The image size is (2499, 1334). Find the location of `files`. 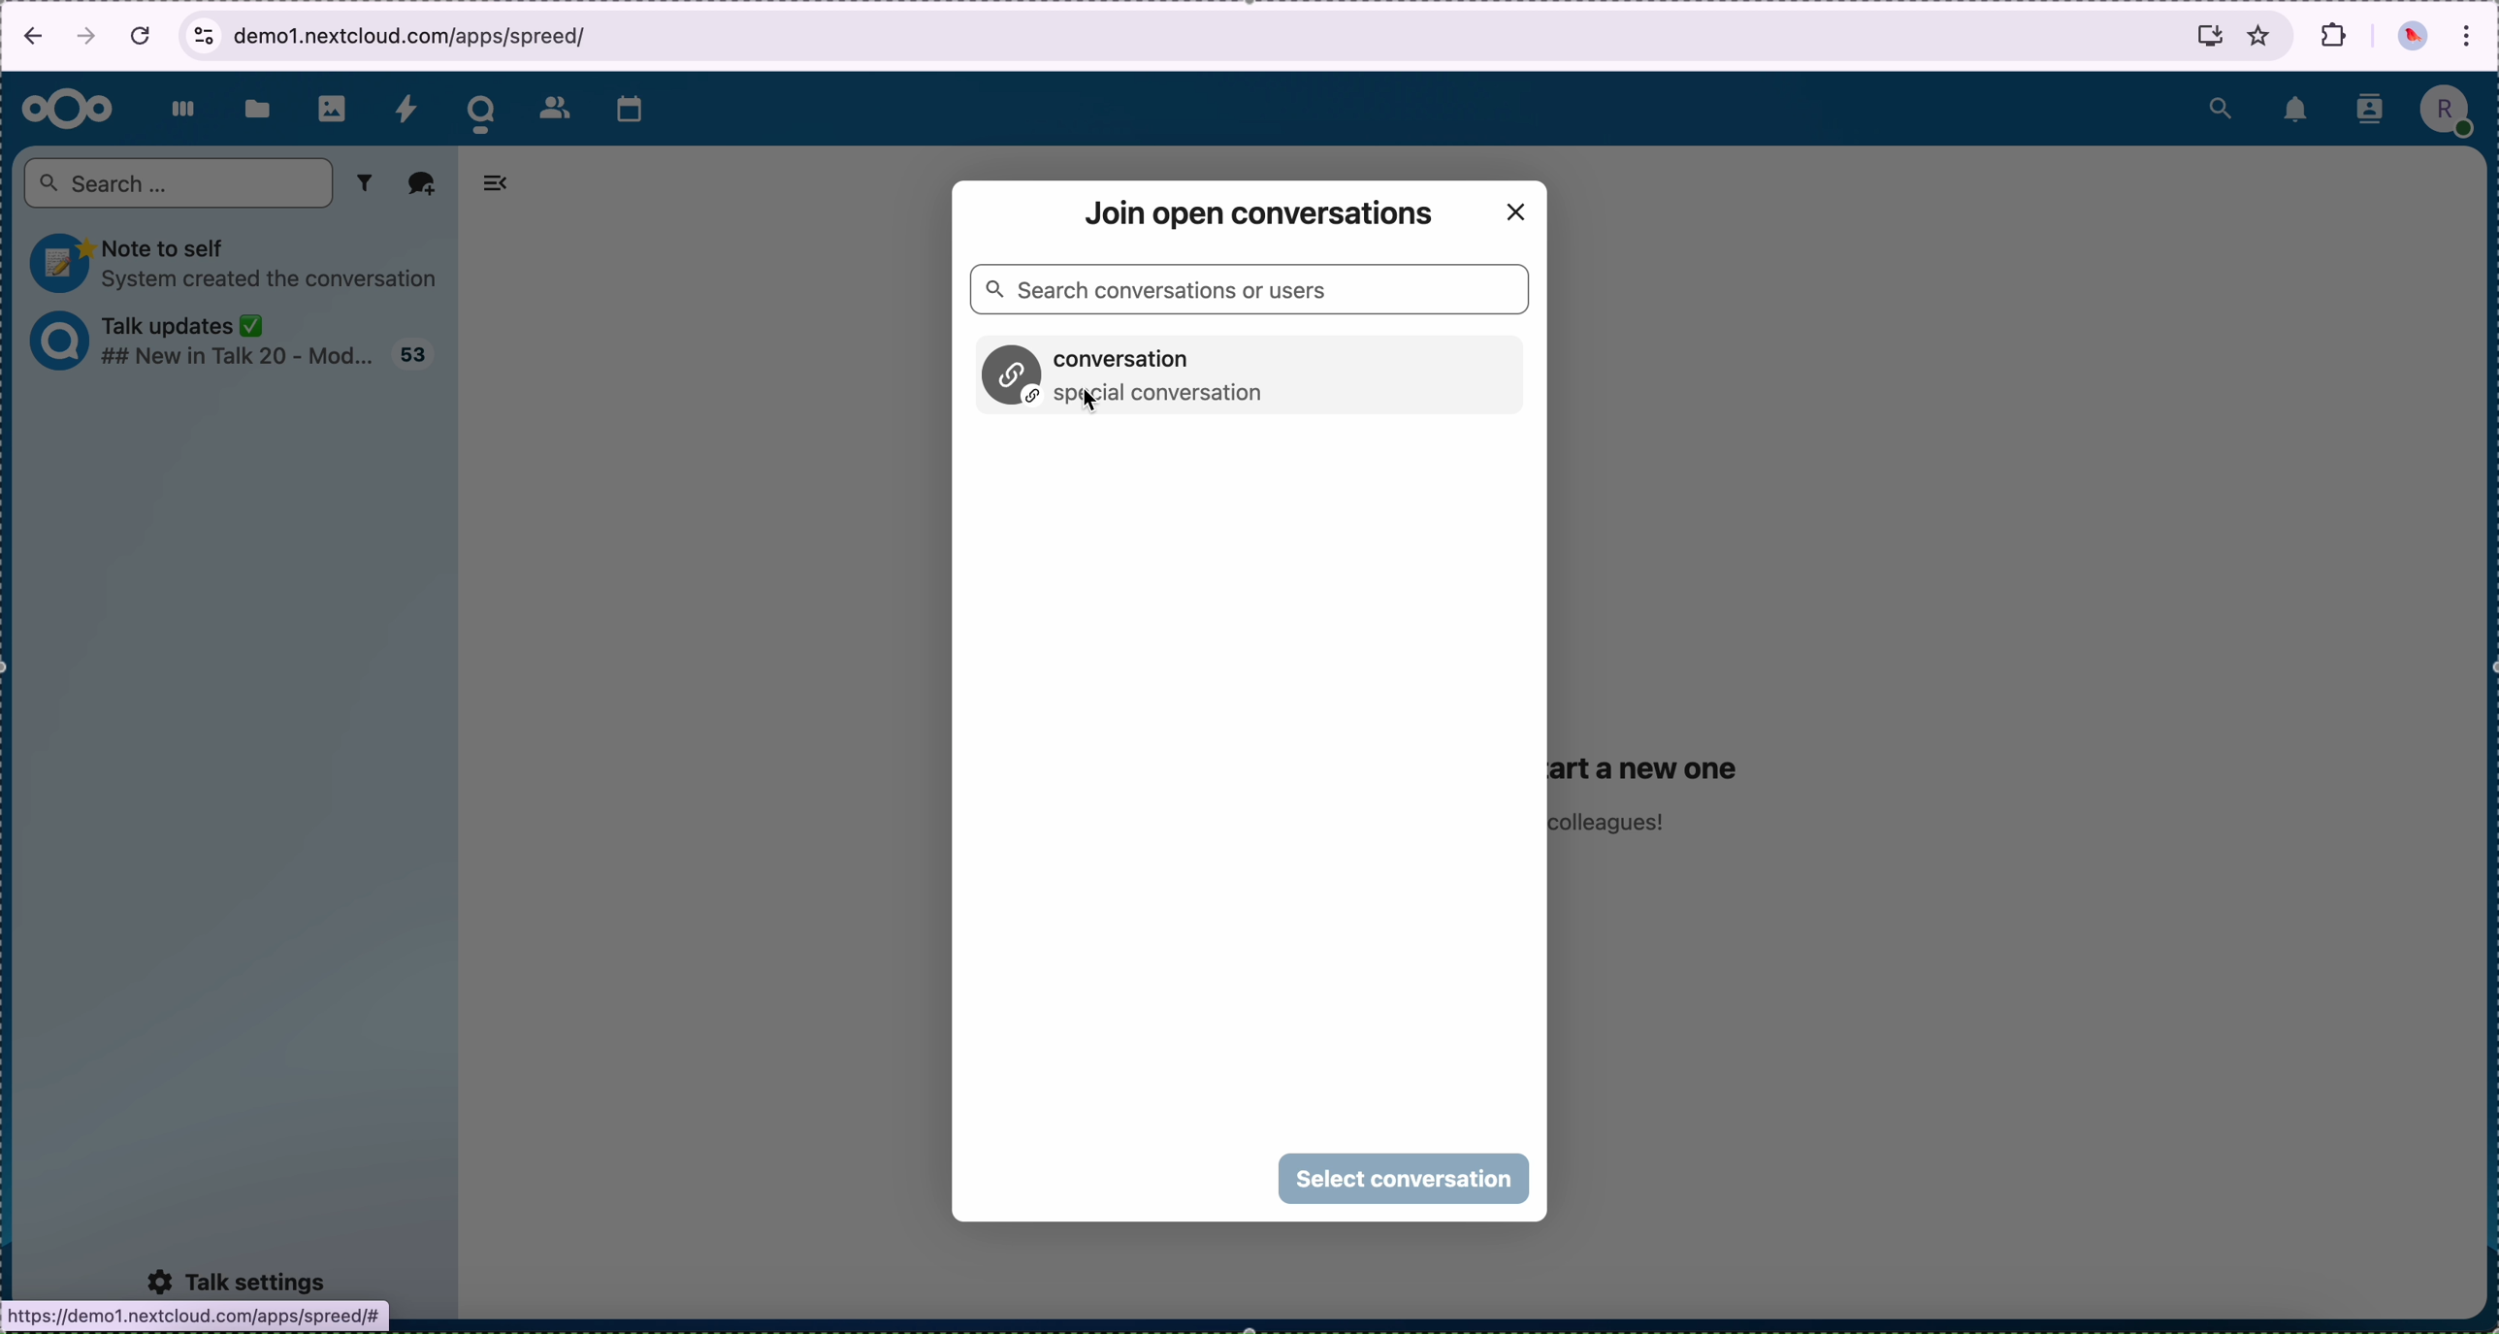

files is located at coordinates (259, 106).